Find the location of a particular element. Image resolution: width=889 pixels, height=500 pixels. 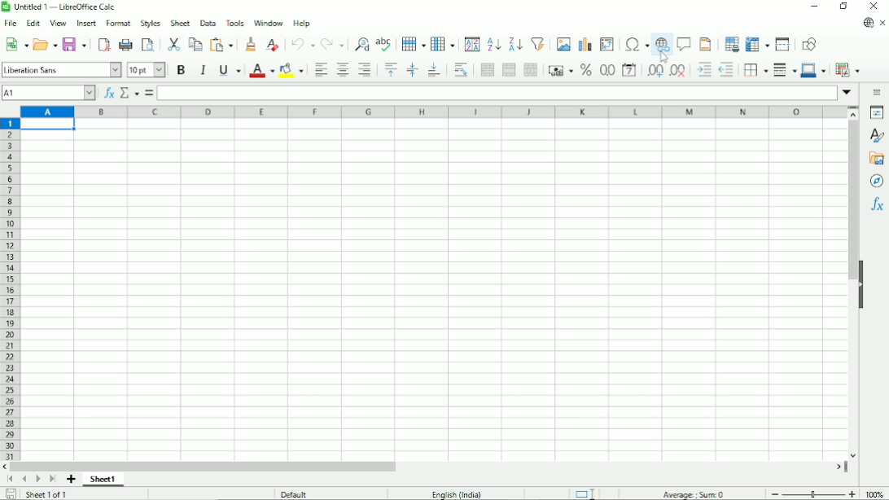

data is located at coordinates (208, 23).